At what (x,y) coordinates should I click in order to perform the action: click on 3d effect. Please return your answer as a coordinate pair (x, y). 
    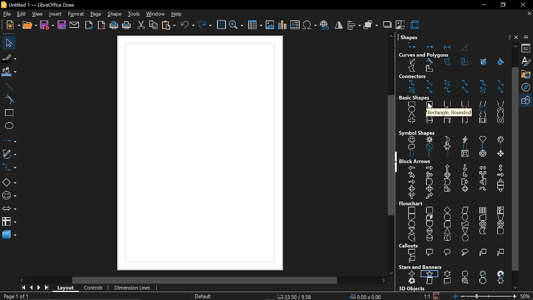
    Looking at the image, I should click on (416, 24).